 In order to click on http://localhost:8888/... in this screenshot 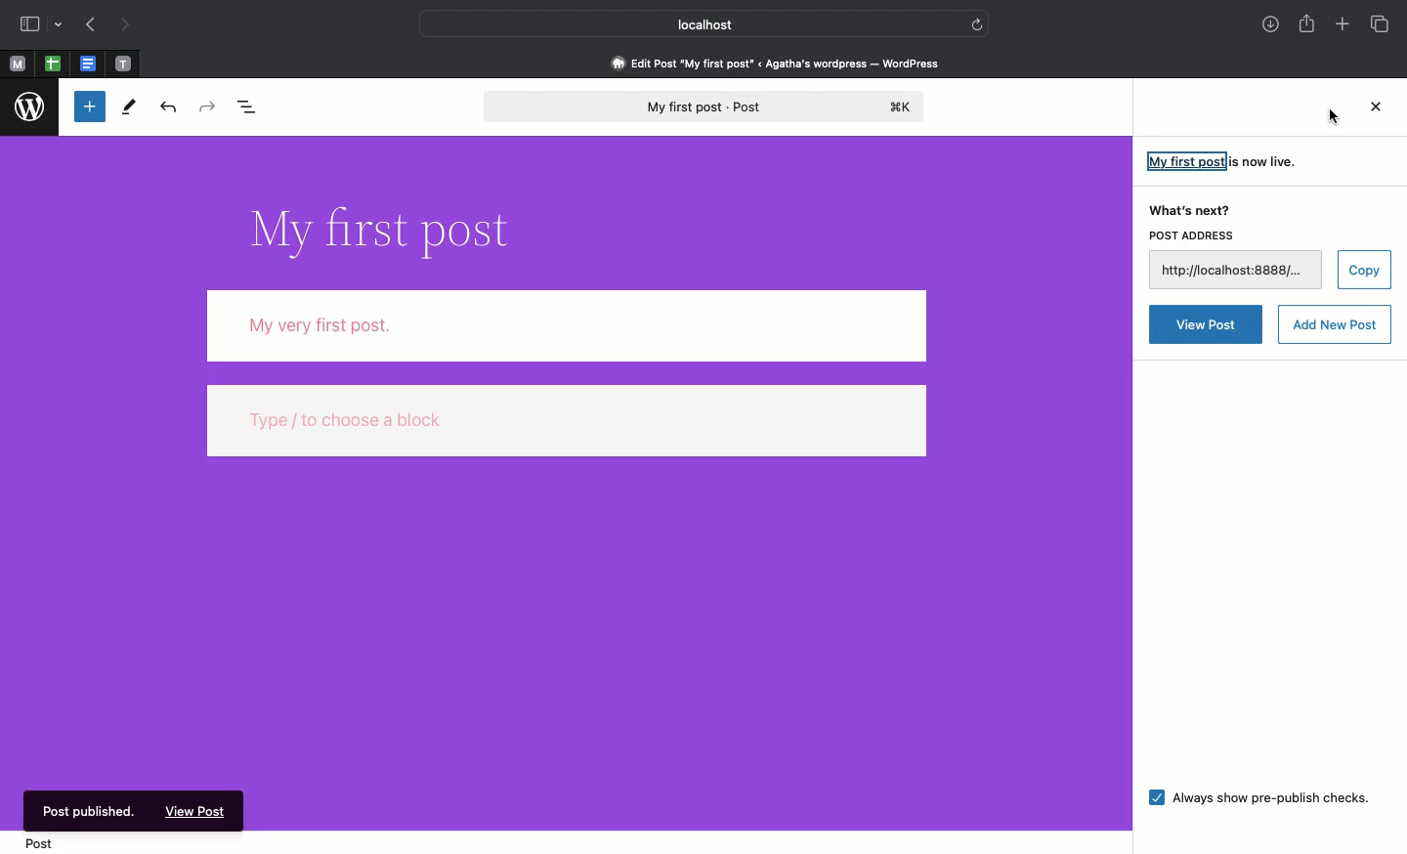, I will do `click(1236, 271)`.